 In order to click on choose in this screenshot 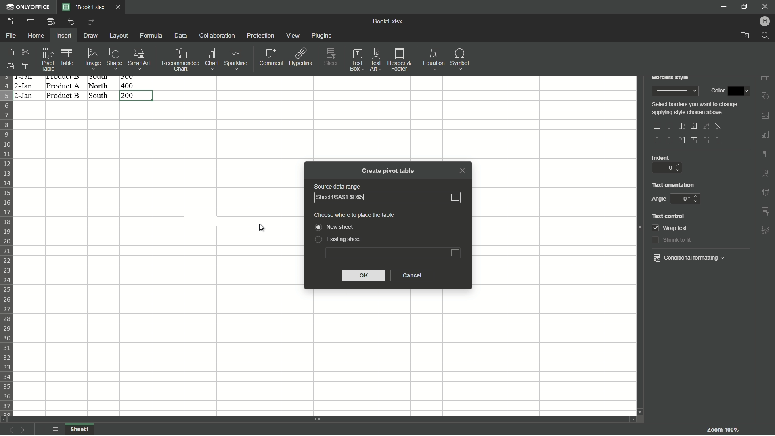, I will do `click(353, 214)`.